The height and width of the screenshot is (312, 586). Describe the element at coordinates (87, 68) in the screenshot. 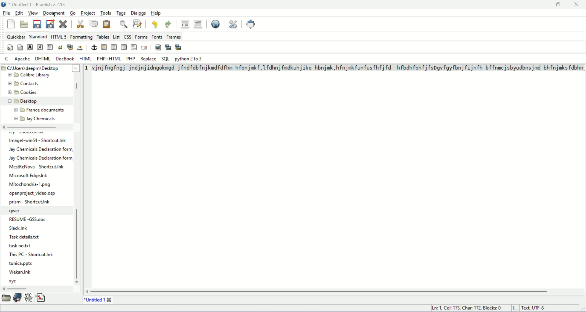

I see `line number` at that location.